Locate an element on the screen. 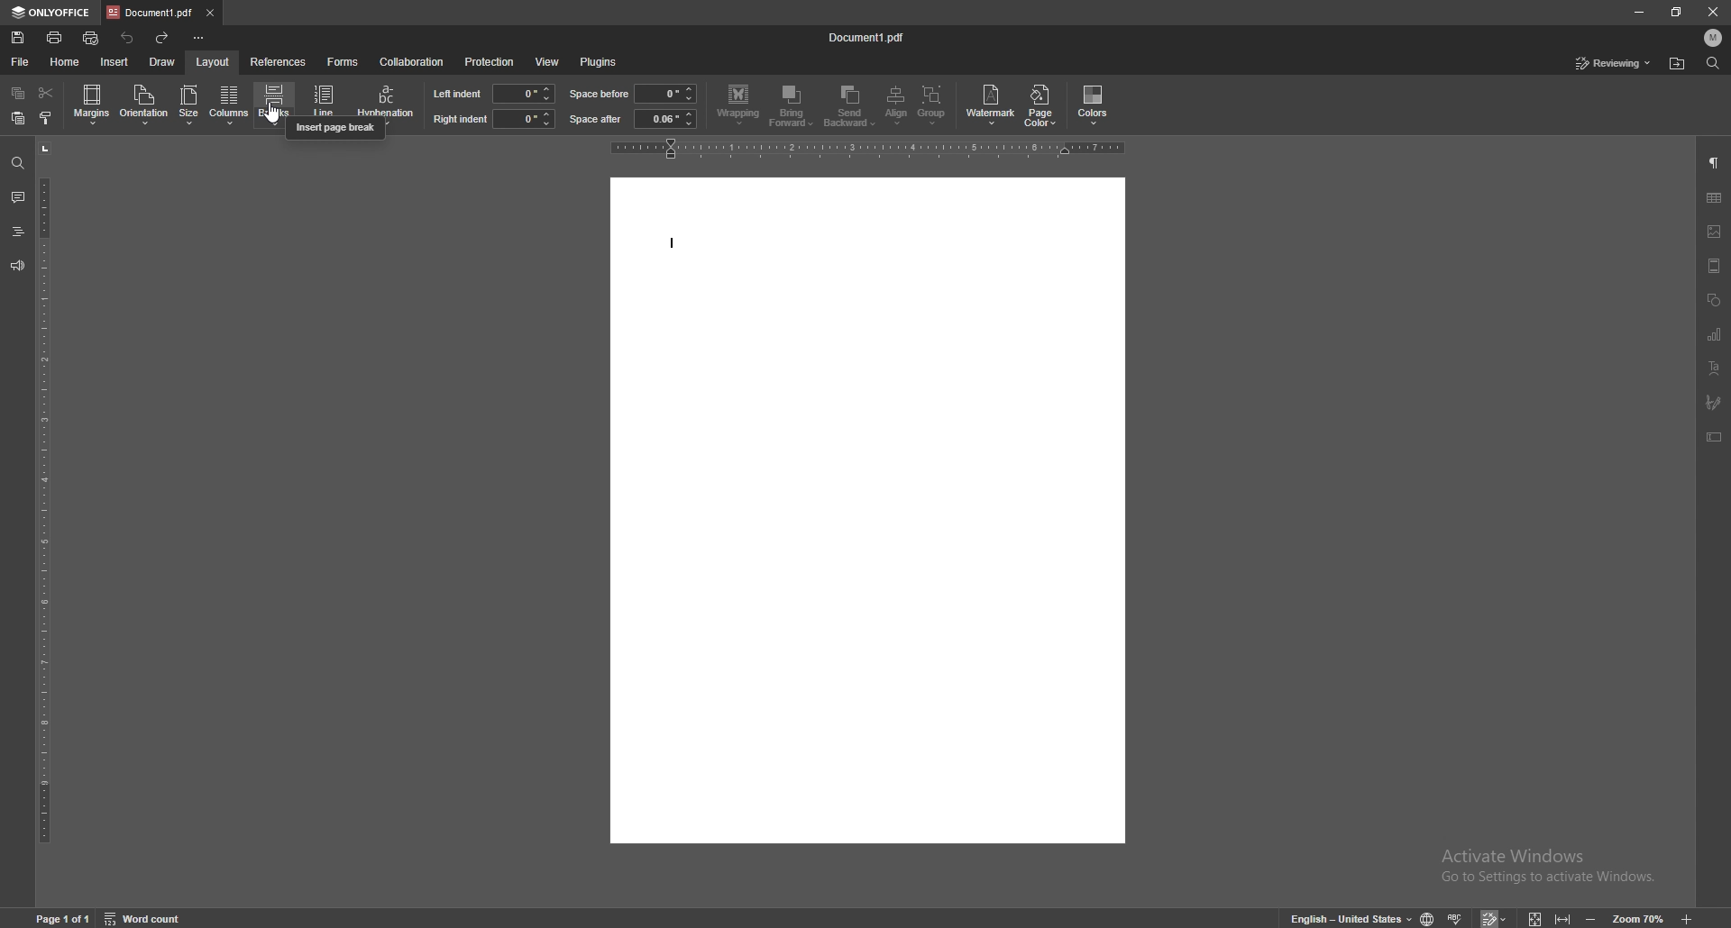 This screenshot has width=1731, height=928. copy is located at coordinates (18, 93).